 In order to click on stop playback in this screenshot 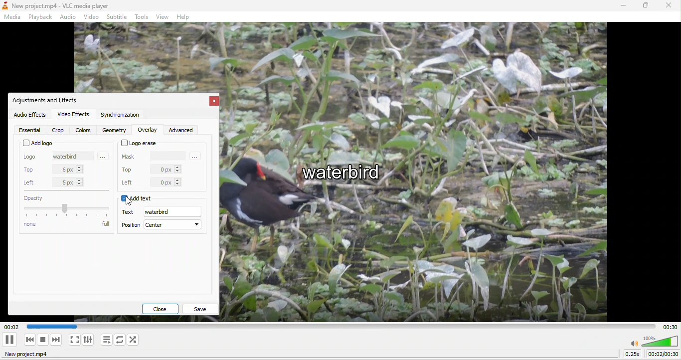, I will do `click(43, 340)`.